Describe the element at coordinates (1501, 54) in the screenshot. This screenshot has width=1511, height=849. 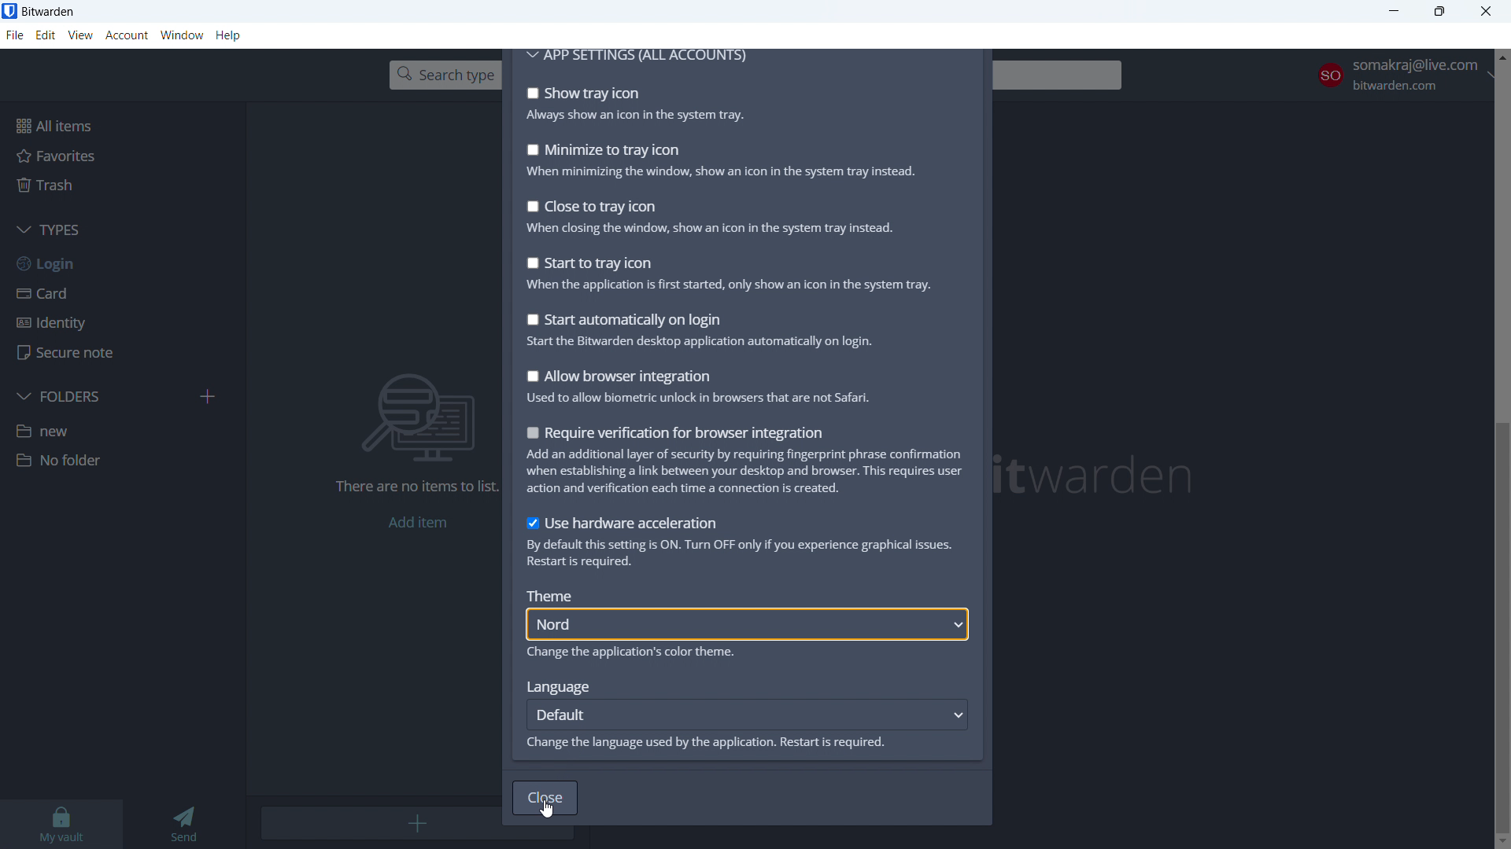
I see `scroll up` at that location.